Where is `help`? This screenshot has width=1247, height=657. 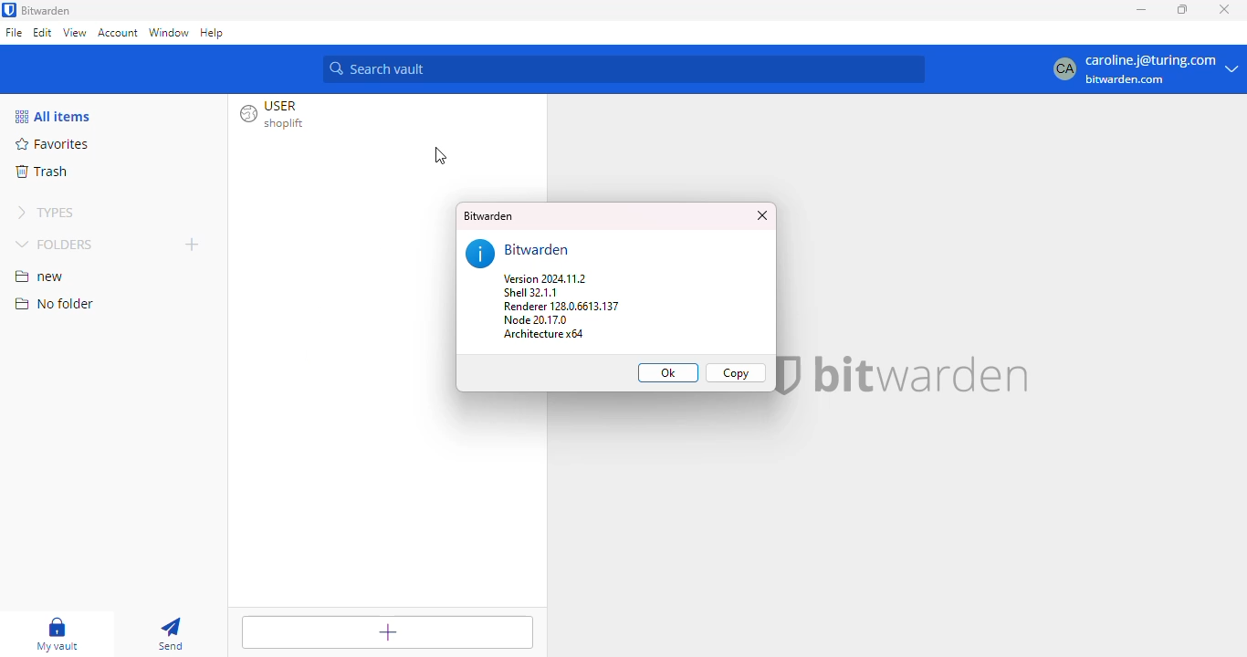 help is located at coordinates (213, 33).